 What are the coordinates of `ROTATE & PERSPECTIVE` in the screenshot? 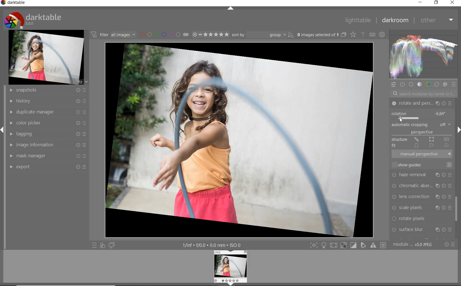 It's located at (421, 104).